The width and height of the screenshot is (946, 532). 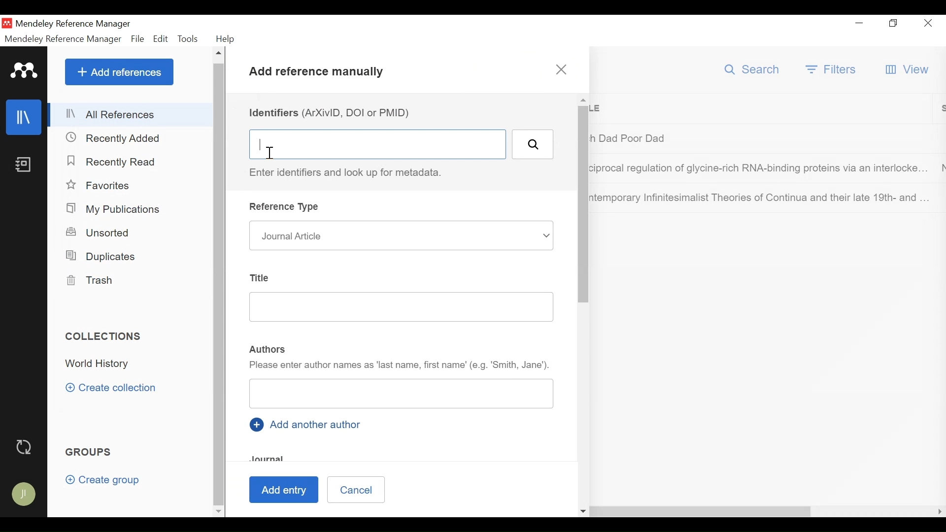 What do you see at coordinates (309, 424) in the screenshot?
I see `Add another author` at bounding box center [309, 424].